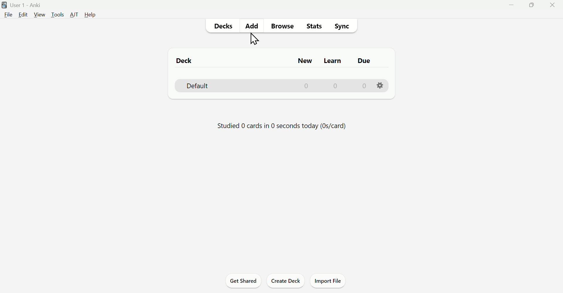 This screenshot has width=563, height=293. I want to click on Due, so click(364, 60).